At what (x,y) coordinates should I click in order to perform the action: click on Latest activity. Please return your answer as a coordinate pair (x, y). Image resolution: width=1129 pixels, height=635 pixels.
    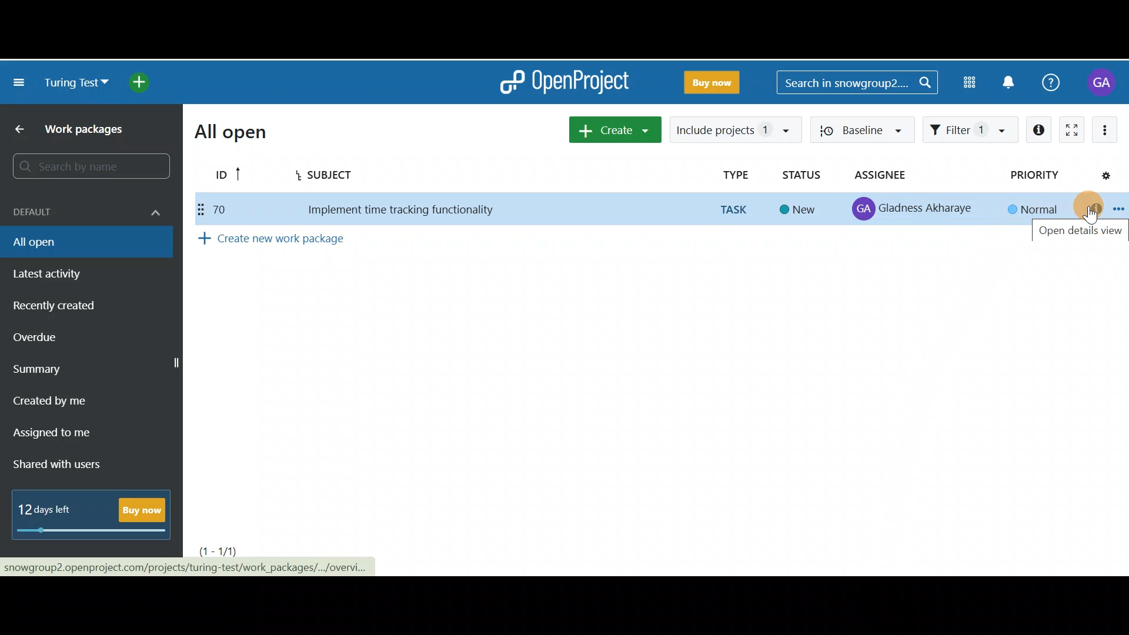
    Looking at the image, I should click on (65, 275).